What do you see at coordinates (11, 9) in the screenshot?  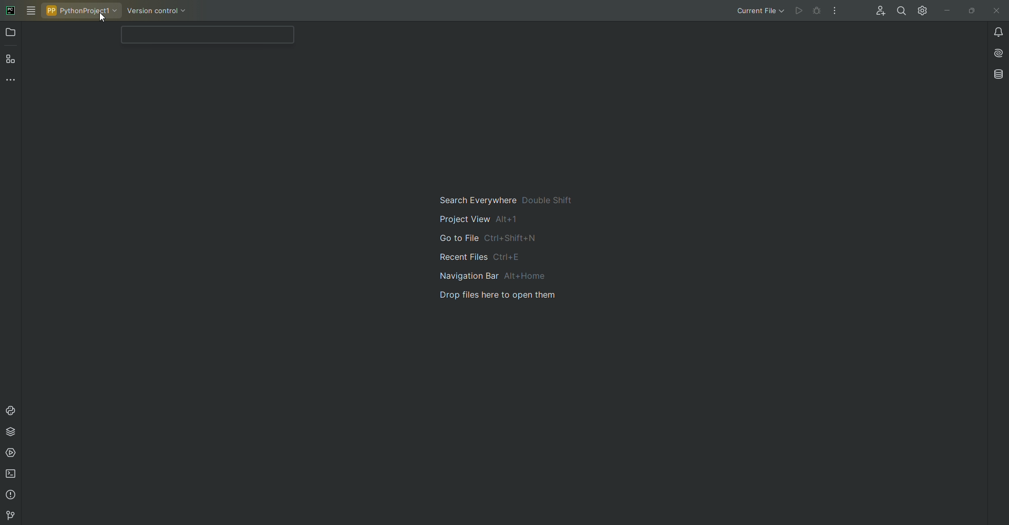 I see `PyCharm` at bounding box center [11, 9].